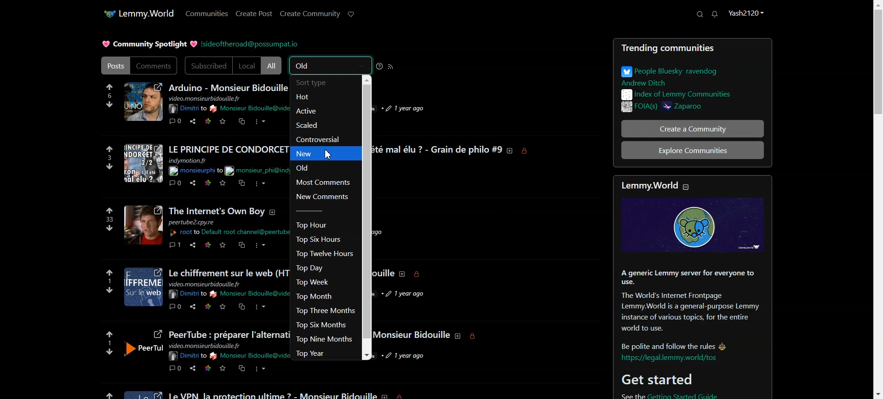 Image resolution: width=883 pixels, height=399 pixels. Describe the element at coordinates (690, 186) in the screenshot. I see `Collapse` at that location.